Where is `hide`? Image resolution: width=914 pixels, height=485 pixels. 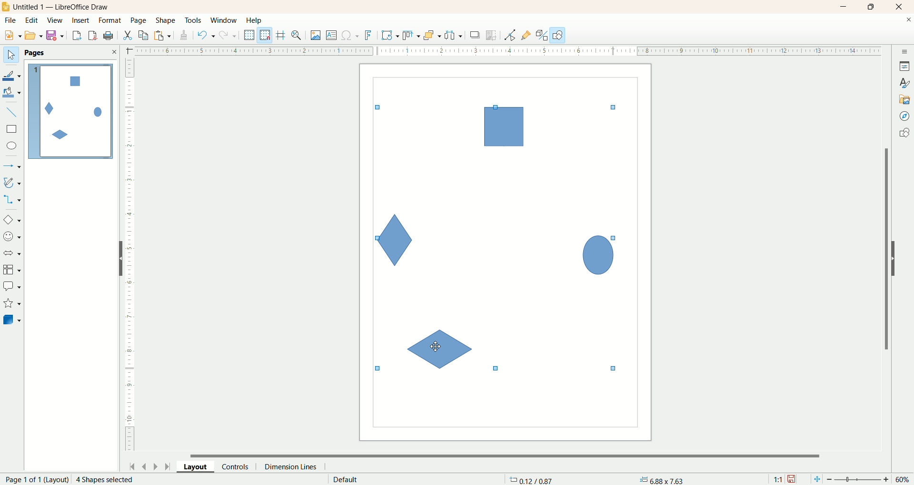
hide is located at coordinates (117, 261).